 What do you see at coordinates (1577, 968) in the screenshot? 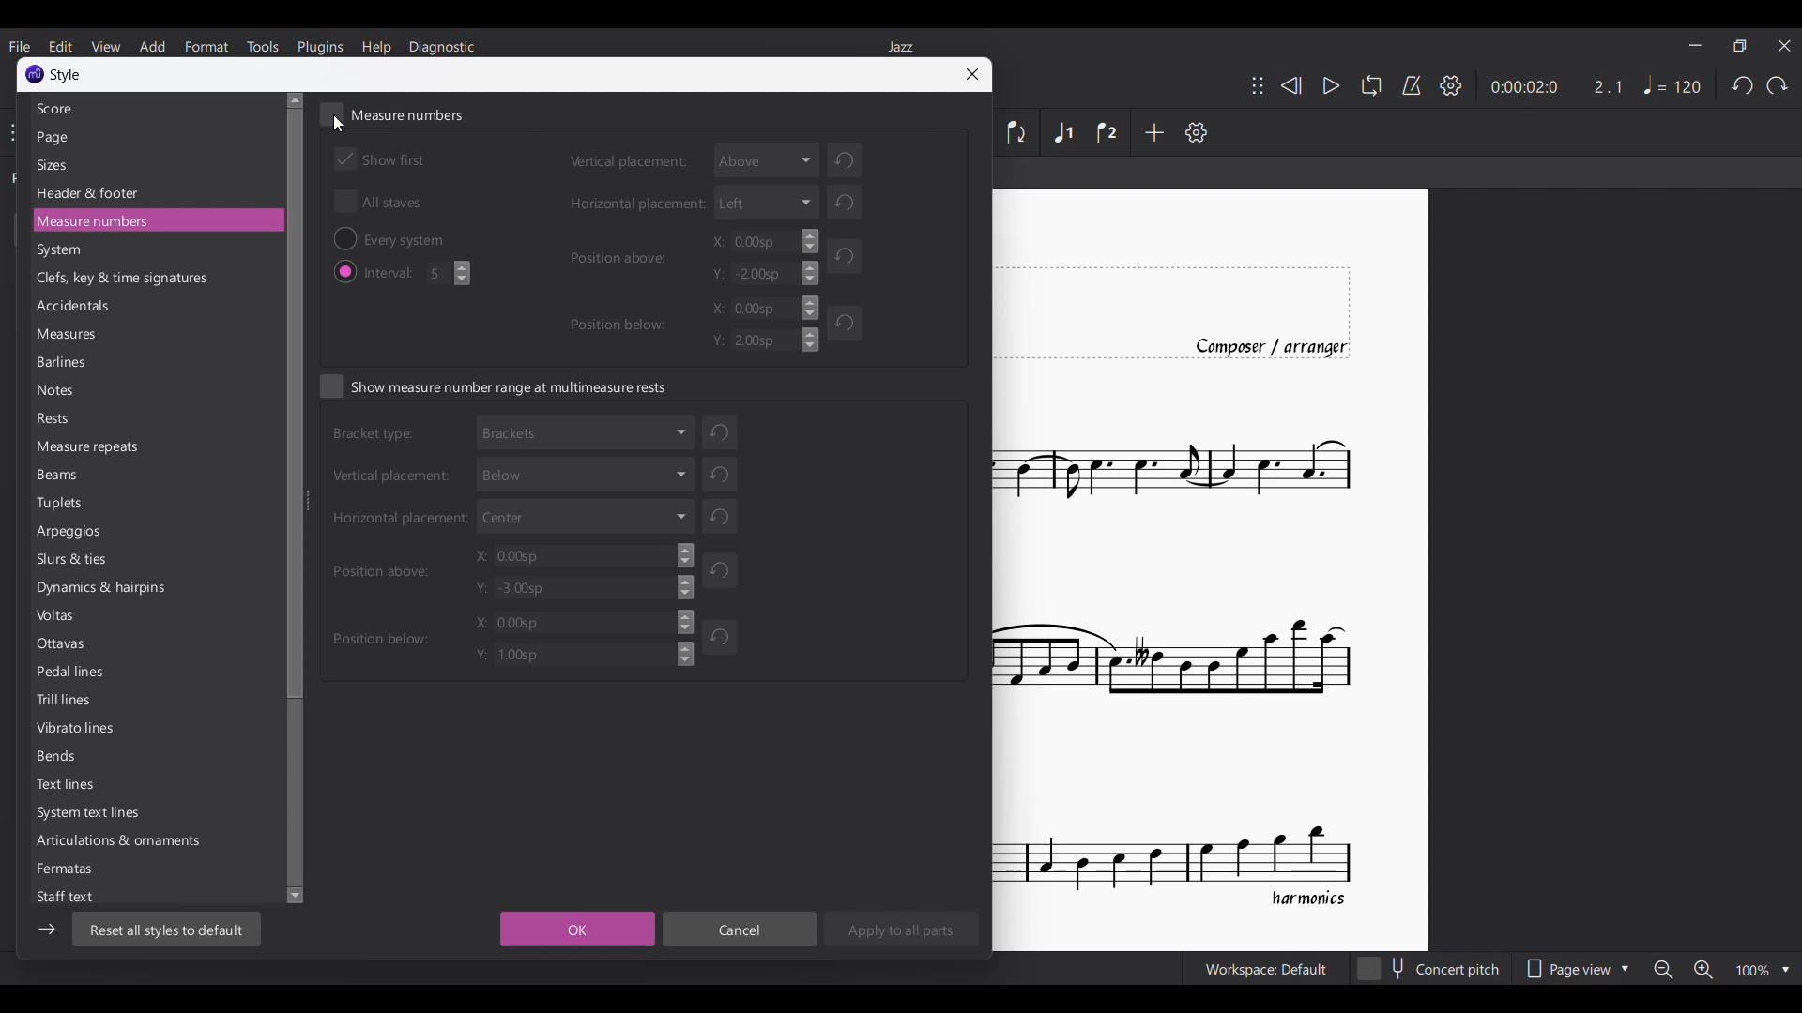
I see `Page view options` at bounding box center [1577, 968].